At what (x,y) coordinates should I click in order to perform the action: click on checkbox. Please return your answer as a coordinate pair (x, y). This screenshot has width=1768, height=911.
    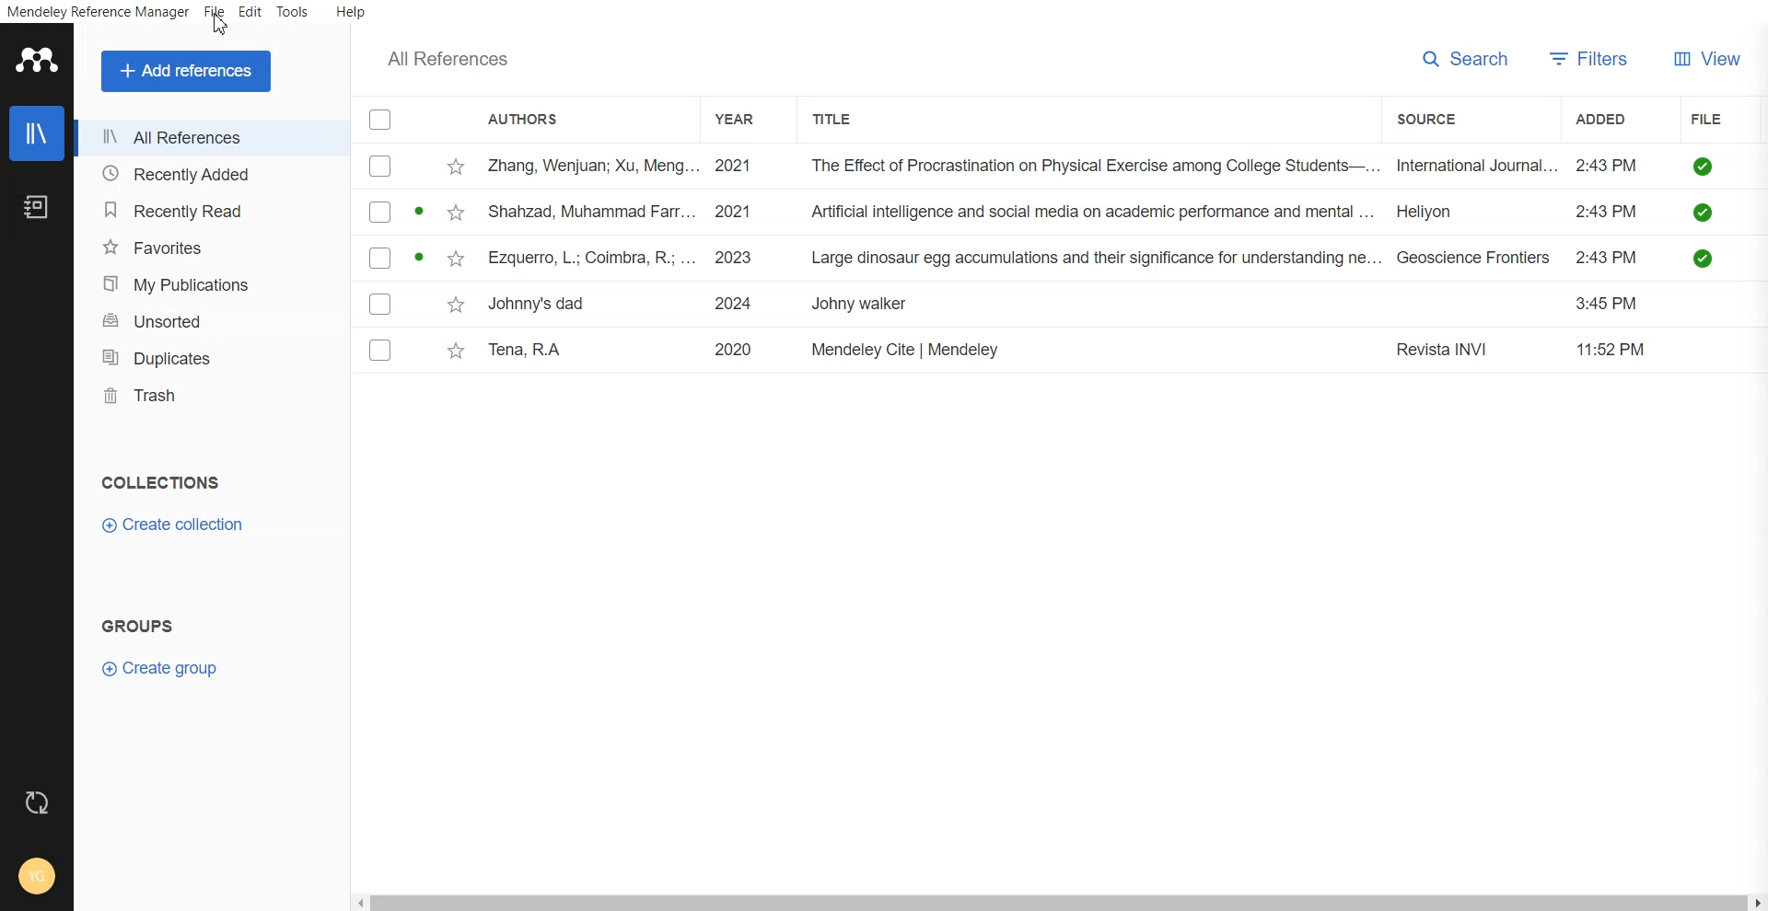
    Looking at the image, I should click on (380, 257).